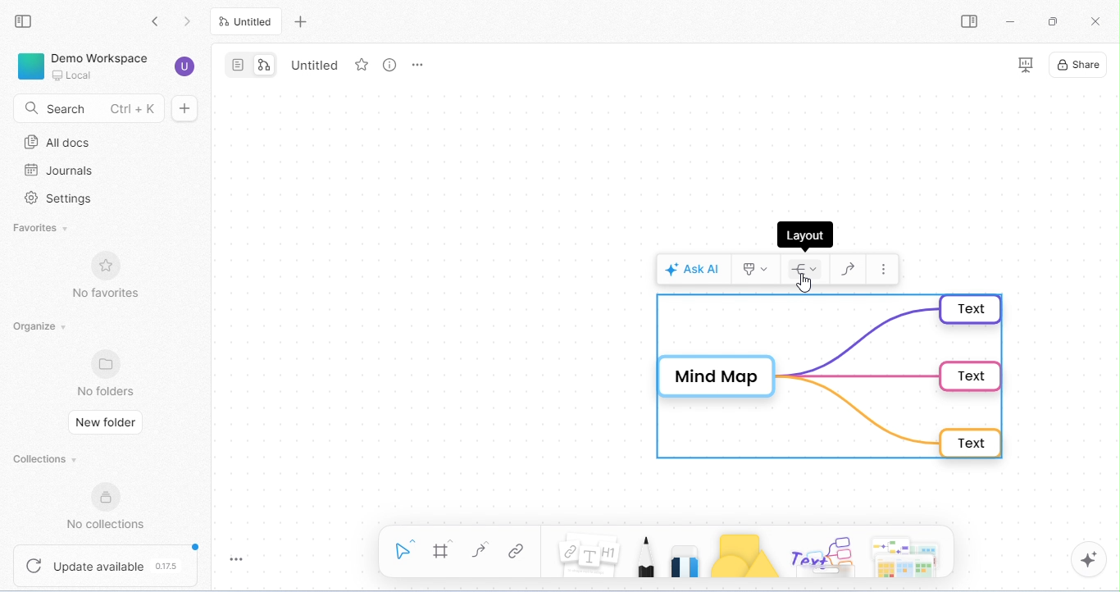 This screenshot has width=1120, height=592. I want to click on add new tab, so click(302, 20).